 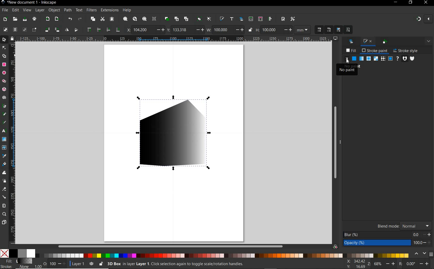 I want to click on OBJECT FLIP, so click(x=67, y=29).